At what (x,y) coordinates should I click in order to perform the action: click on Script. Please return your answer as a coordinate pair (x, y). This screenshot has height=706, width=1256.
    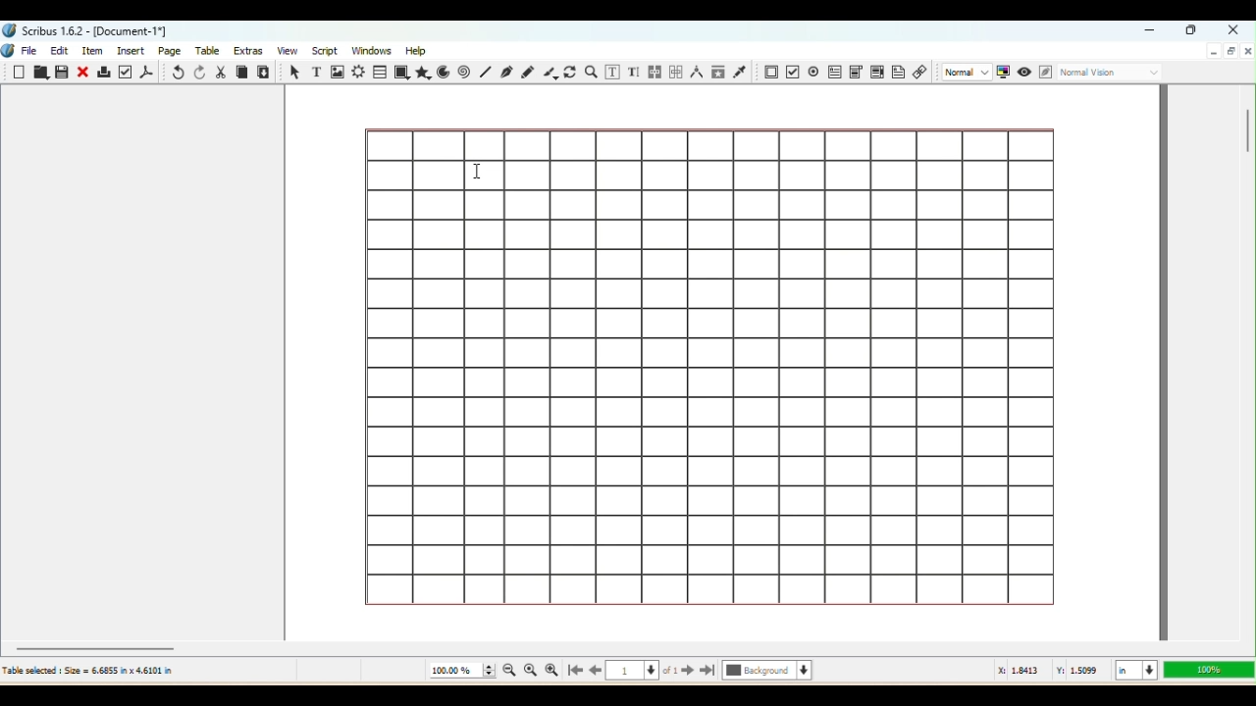
    Looking at the image, I should click on (324, 51).